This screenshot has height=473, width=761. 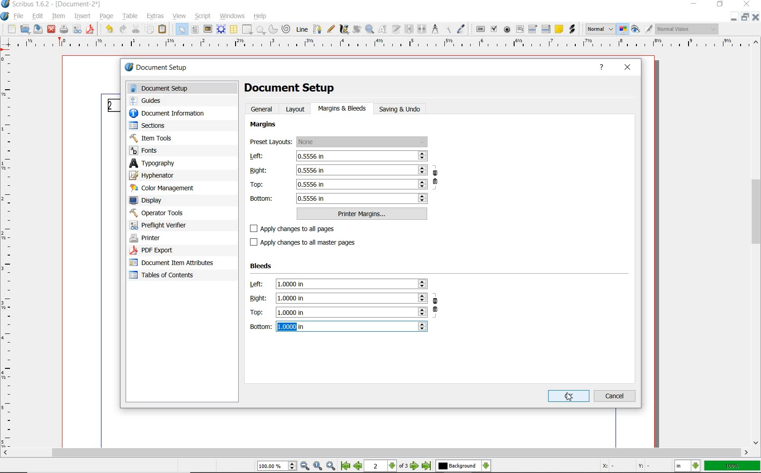 What do you see at coordinates (169, 68) in the screenshot?
I see `document setup` at bounding box center [169, 68].